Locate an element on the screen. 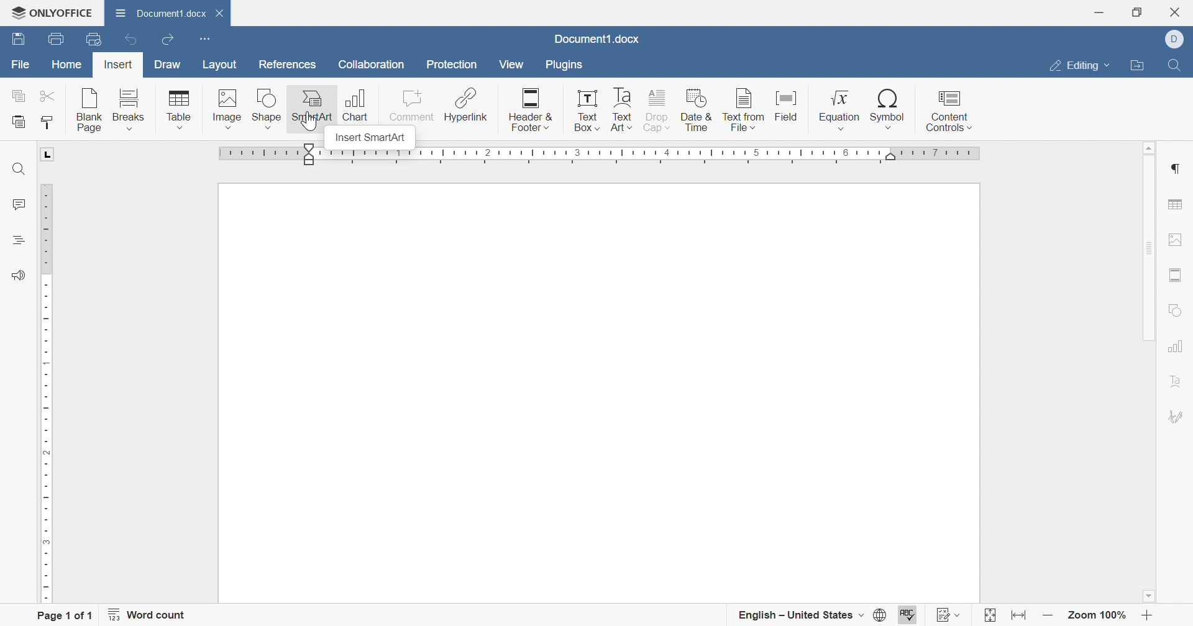 The height and width of the screenshot is (626, 1193). Document1.docx is located at coordinates (595, 39).